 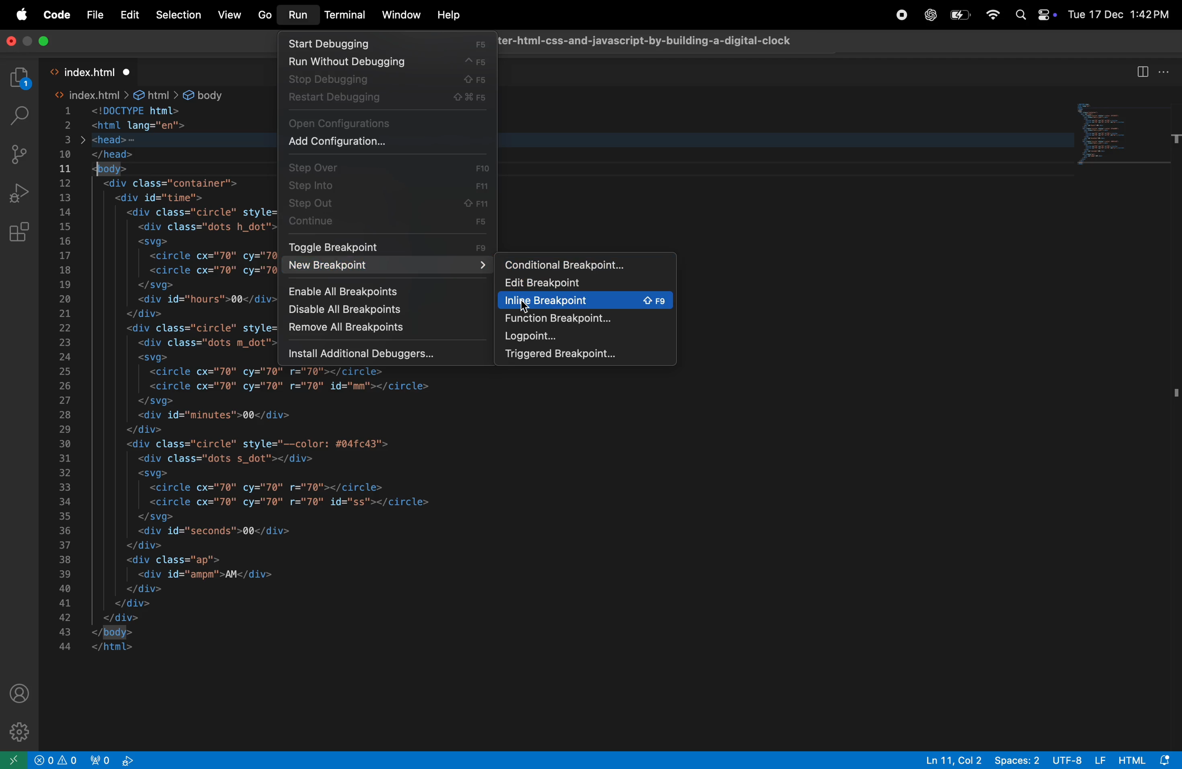 I want to click on step out, so click(x=384, y=203).